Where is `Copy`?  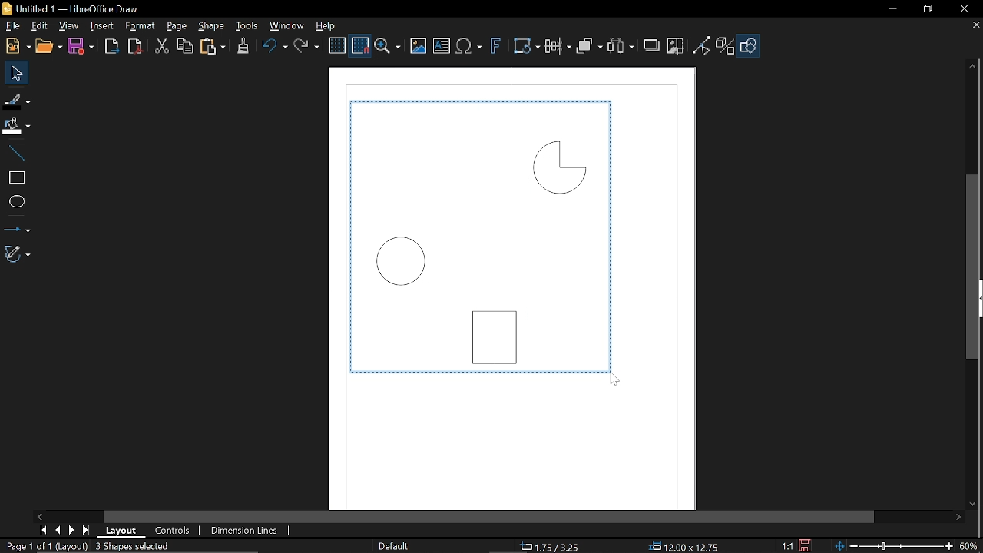 Copy is located at coordinates (187, 46).